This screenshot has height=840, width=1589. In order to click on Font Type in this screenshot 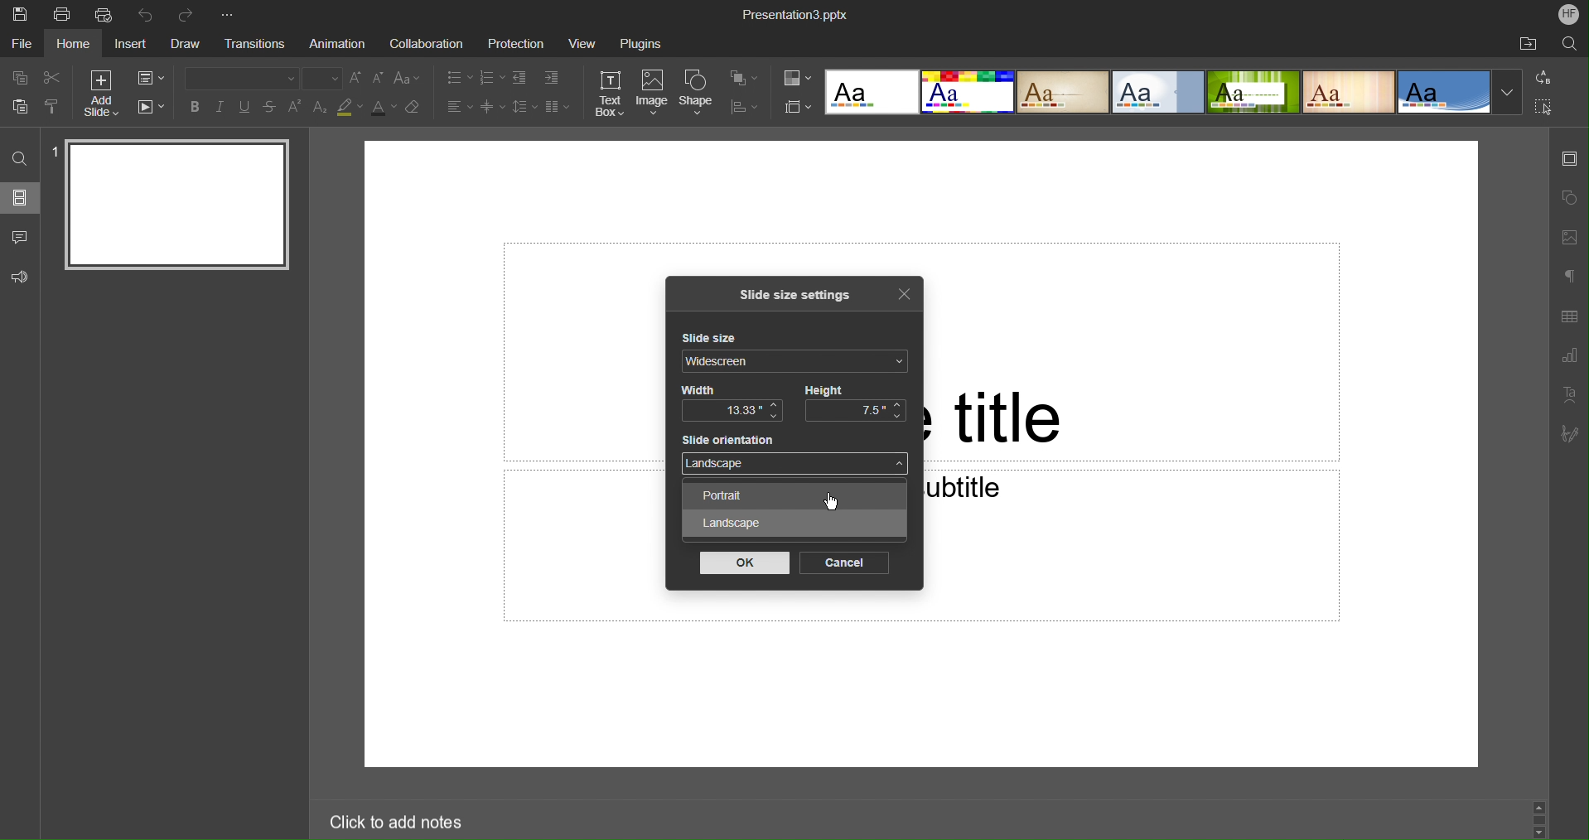, I will do `click(236, 78)`.